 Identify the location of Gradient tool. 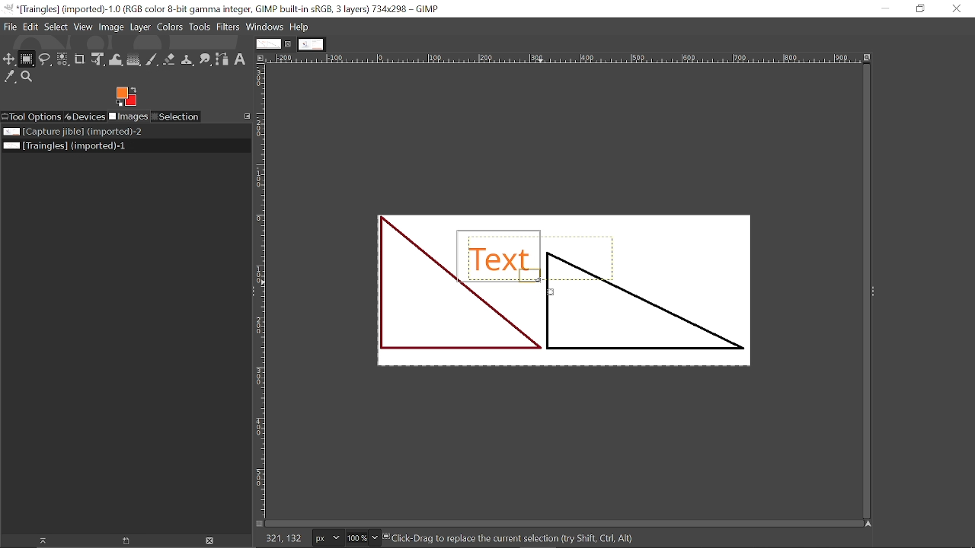
(134, 60).